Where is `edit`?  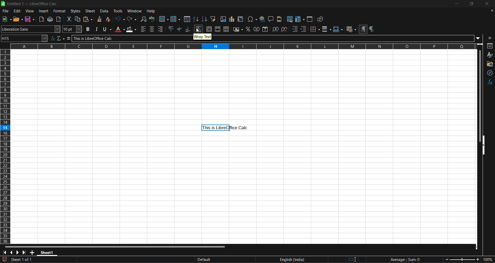
edit is located at coordinates (17, 11).